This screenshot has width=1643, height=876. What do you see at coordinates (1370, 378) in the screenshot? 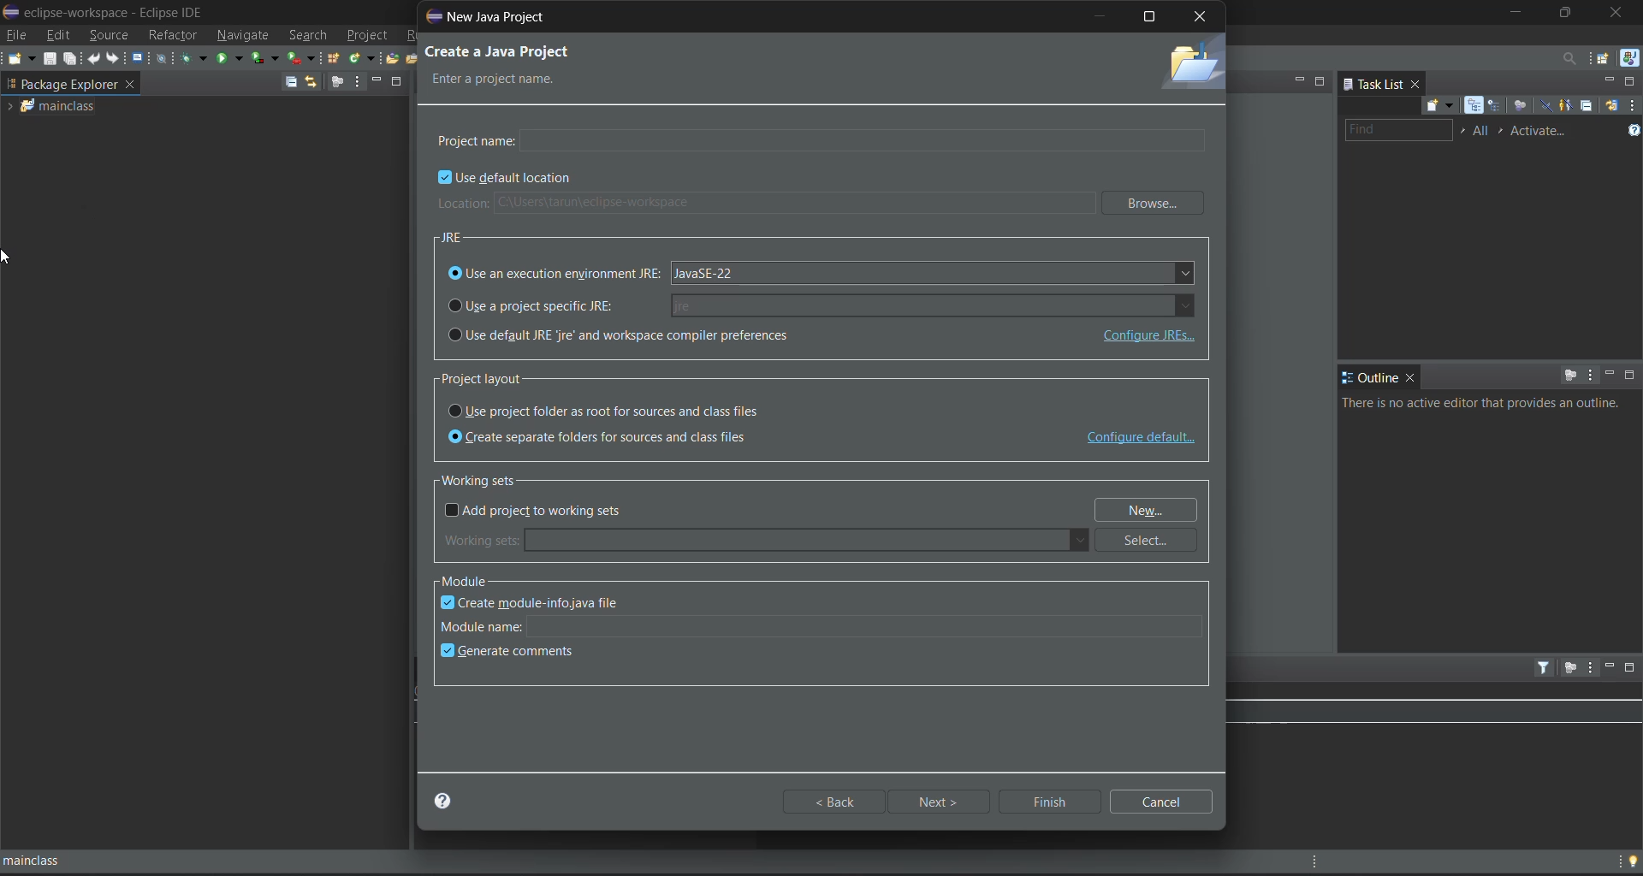
I see `outline` at bounding box center [1370, 378].